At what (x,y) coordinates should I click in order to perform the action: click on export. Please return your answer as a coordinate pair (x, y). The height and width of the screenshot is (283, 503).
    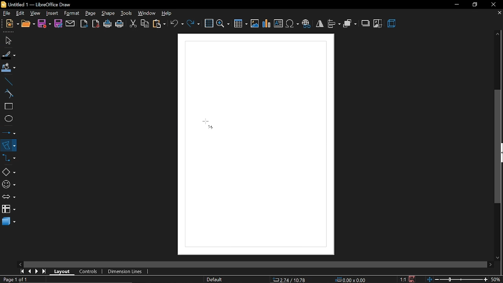
    Looking at the image, I should click on (84, 23).